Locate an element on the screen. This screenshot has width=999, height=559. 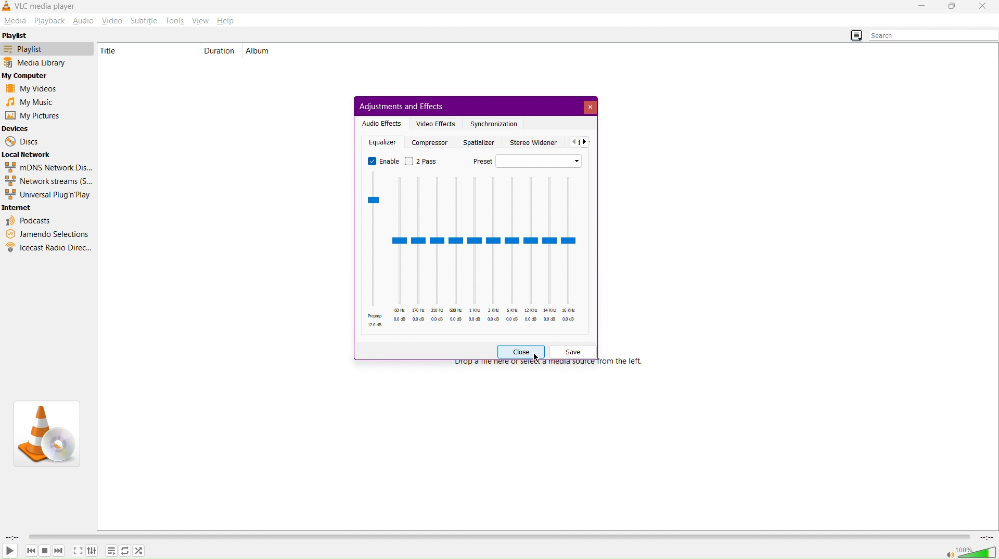
14 KHz is located at coordinates (549, 249).